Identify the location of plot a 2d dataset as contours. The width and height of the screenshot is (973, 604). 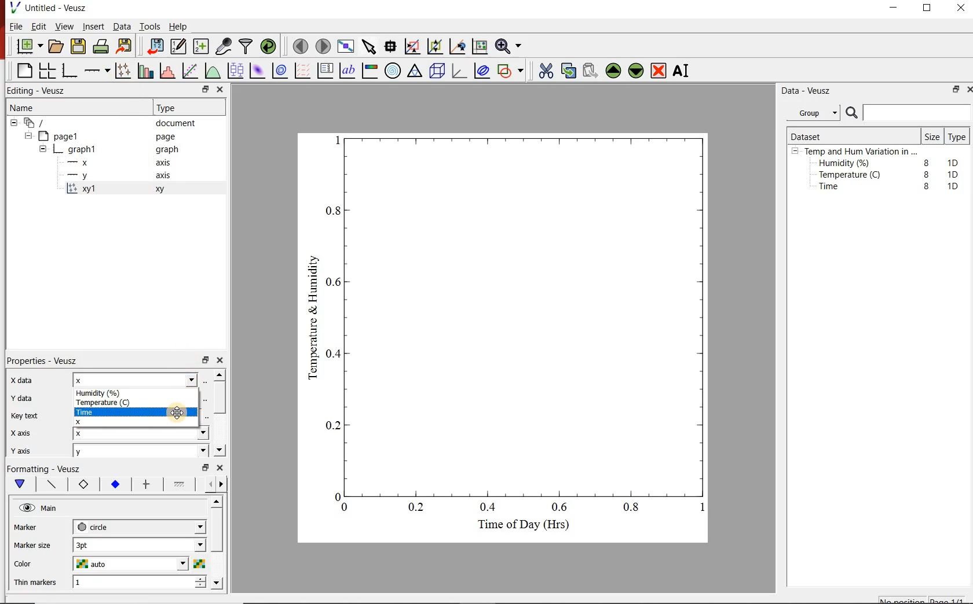
(283, 71).